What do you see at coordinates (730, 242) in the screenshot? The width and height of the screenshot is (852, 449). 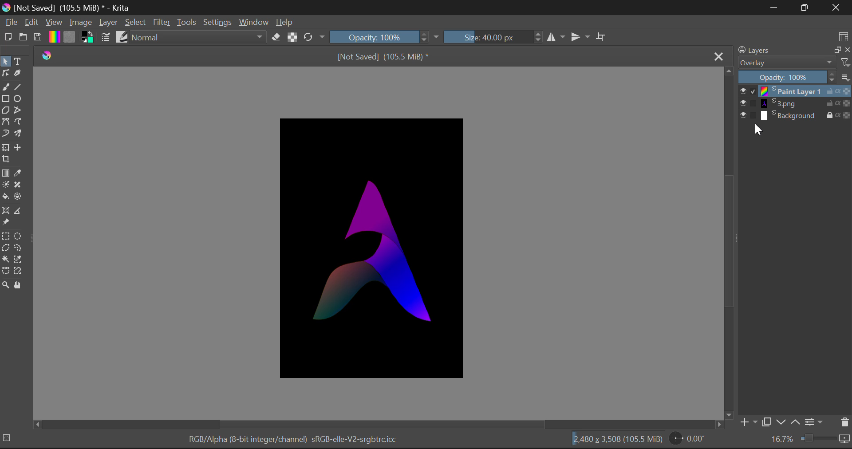 I see `Scroll Bar` at bounding box center [730, 242].